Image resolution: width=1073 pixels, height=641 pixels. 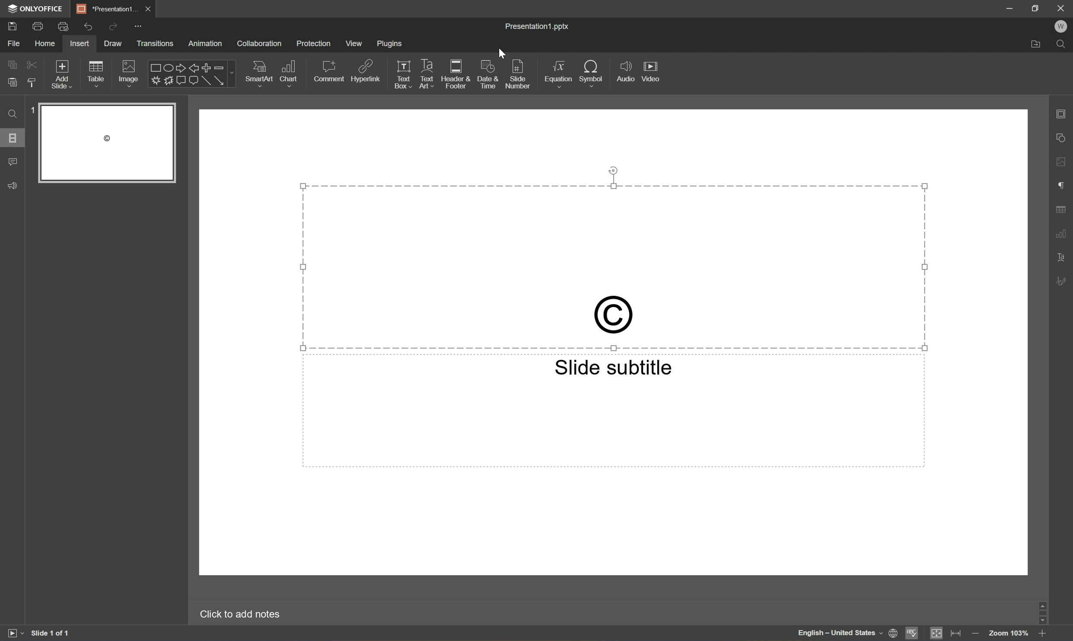 I want to click on Minimize, so click(x=1009, y=7).